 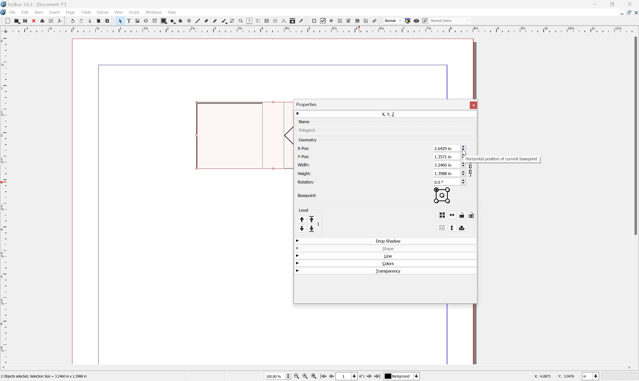 I want to click on Scribus 1.6.2 - [Document-1*], so click(x=41, y=4).